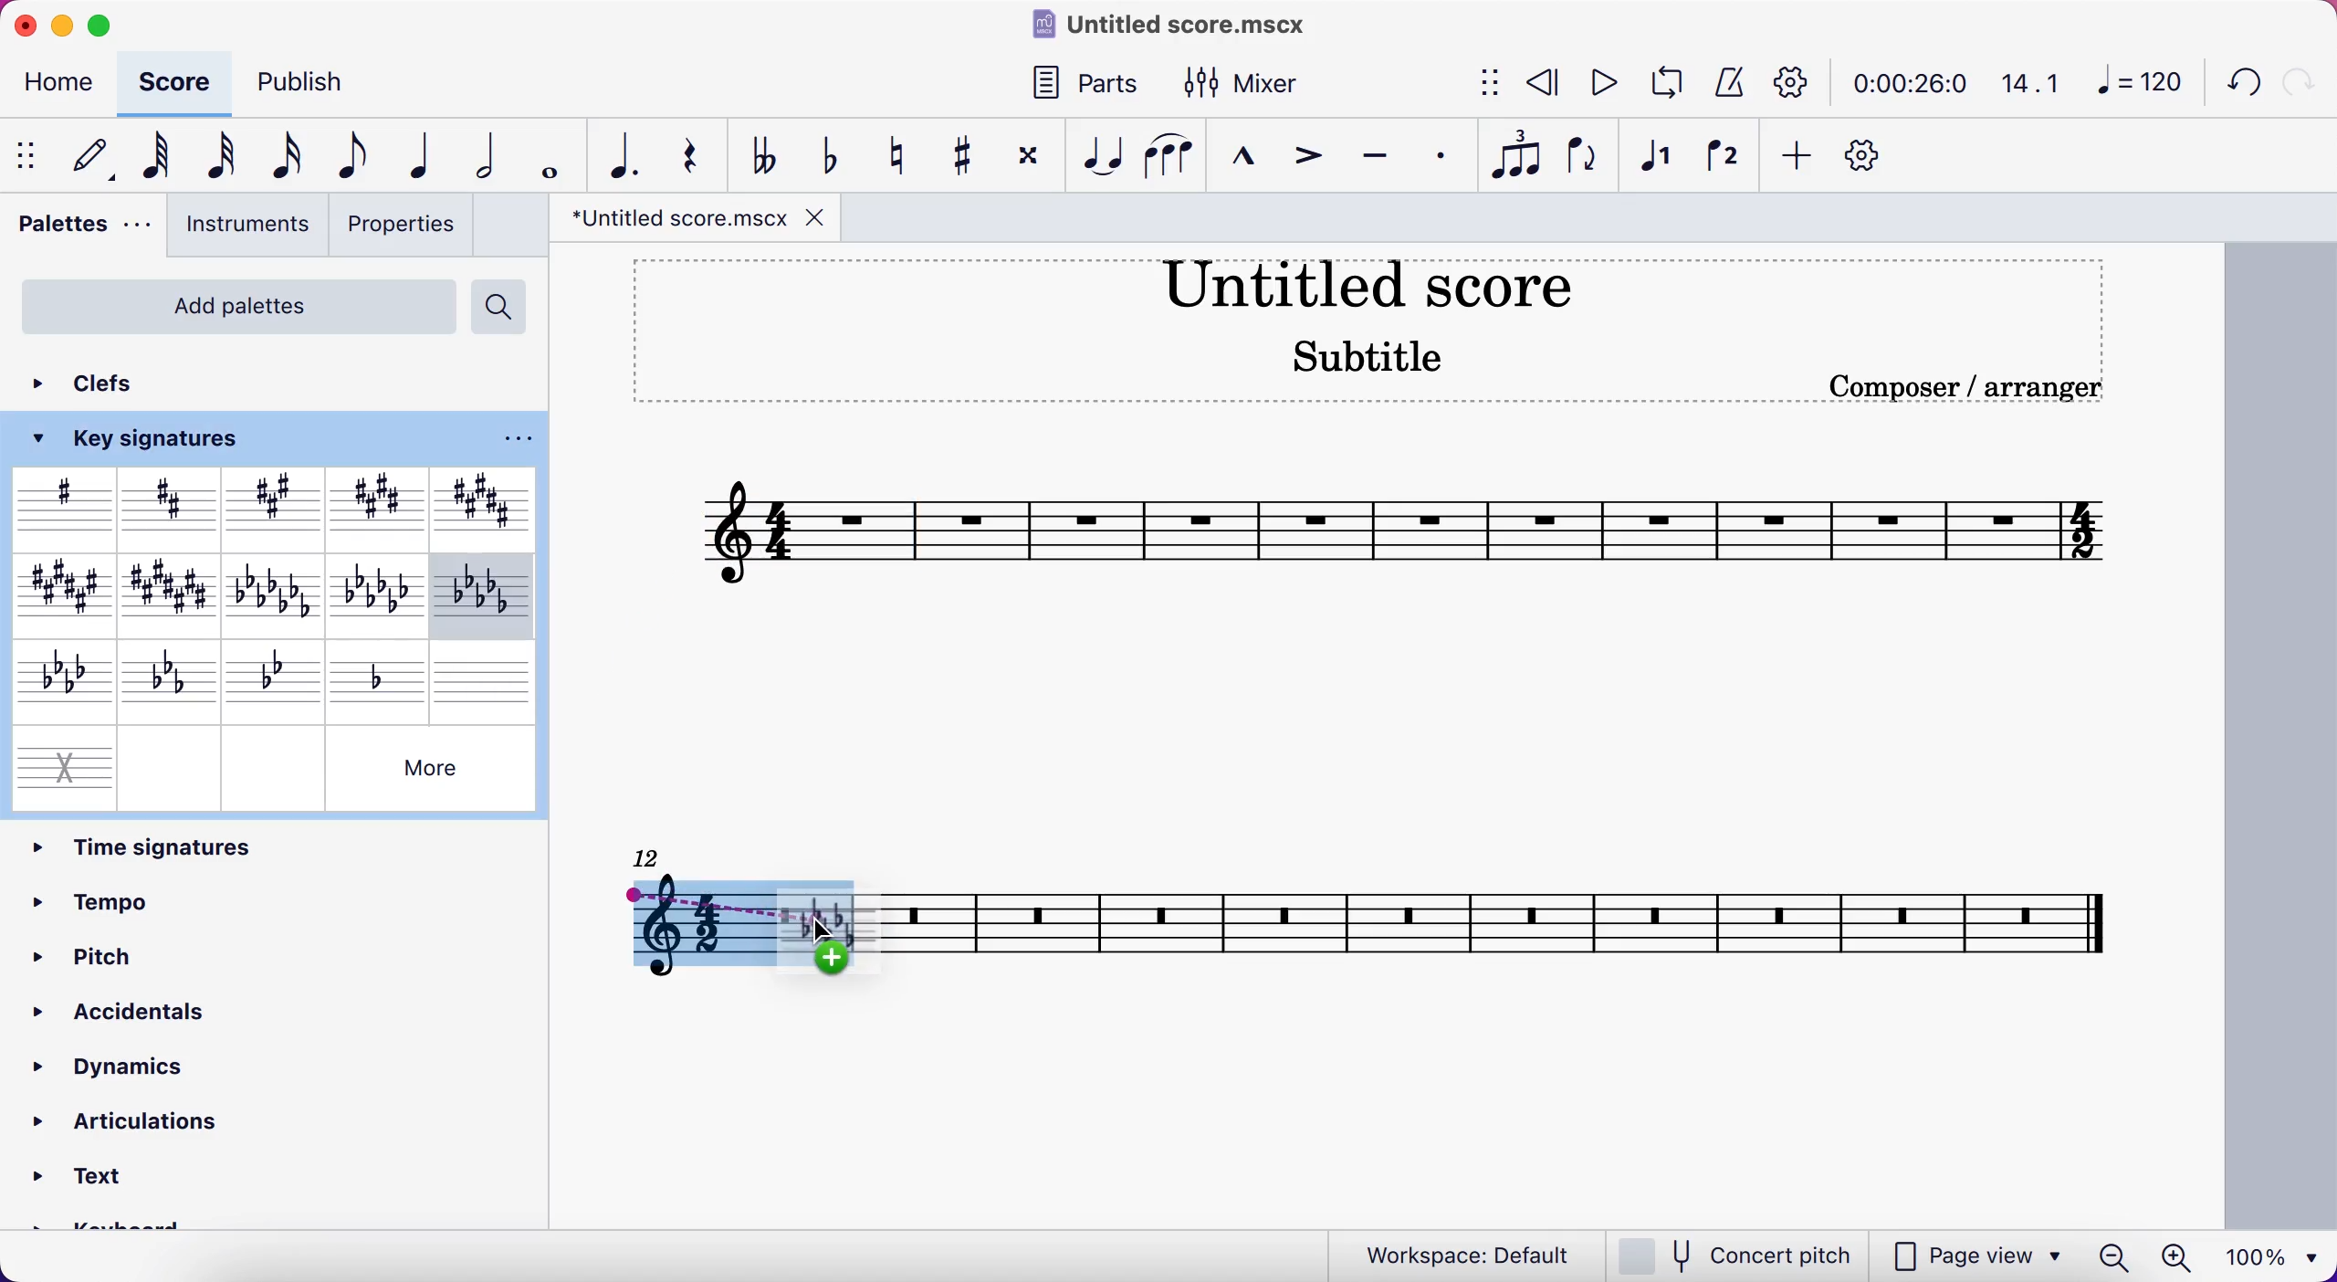 This screenshot has height=1282, width=2337. What do you see at coordinates (959, 159) in the screenshot?
I see `toggle sharp` at bounding box center [959, 159].